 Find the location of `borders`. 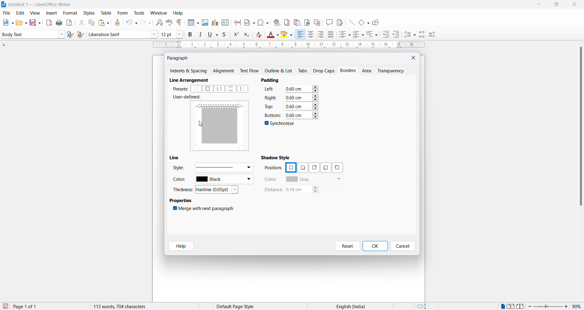

borders is located at coordinates (349, 71).